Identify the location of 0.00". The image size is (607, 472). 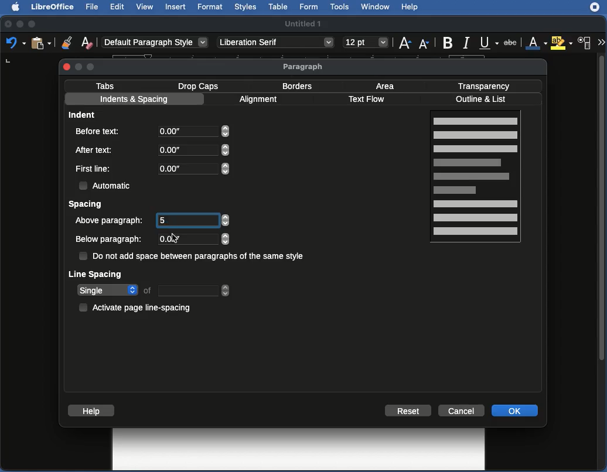
(192, 150).